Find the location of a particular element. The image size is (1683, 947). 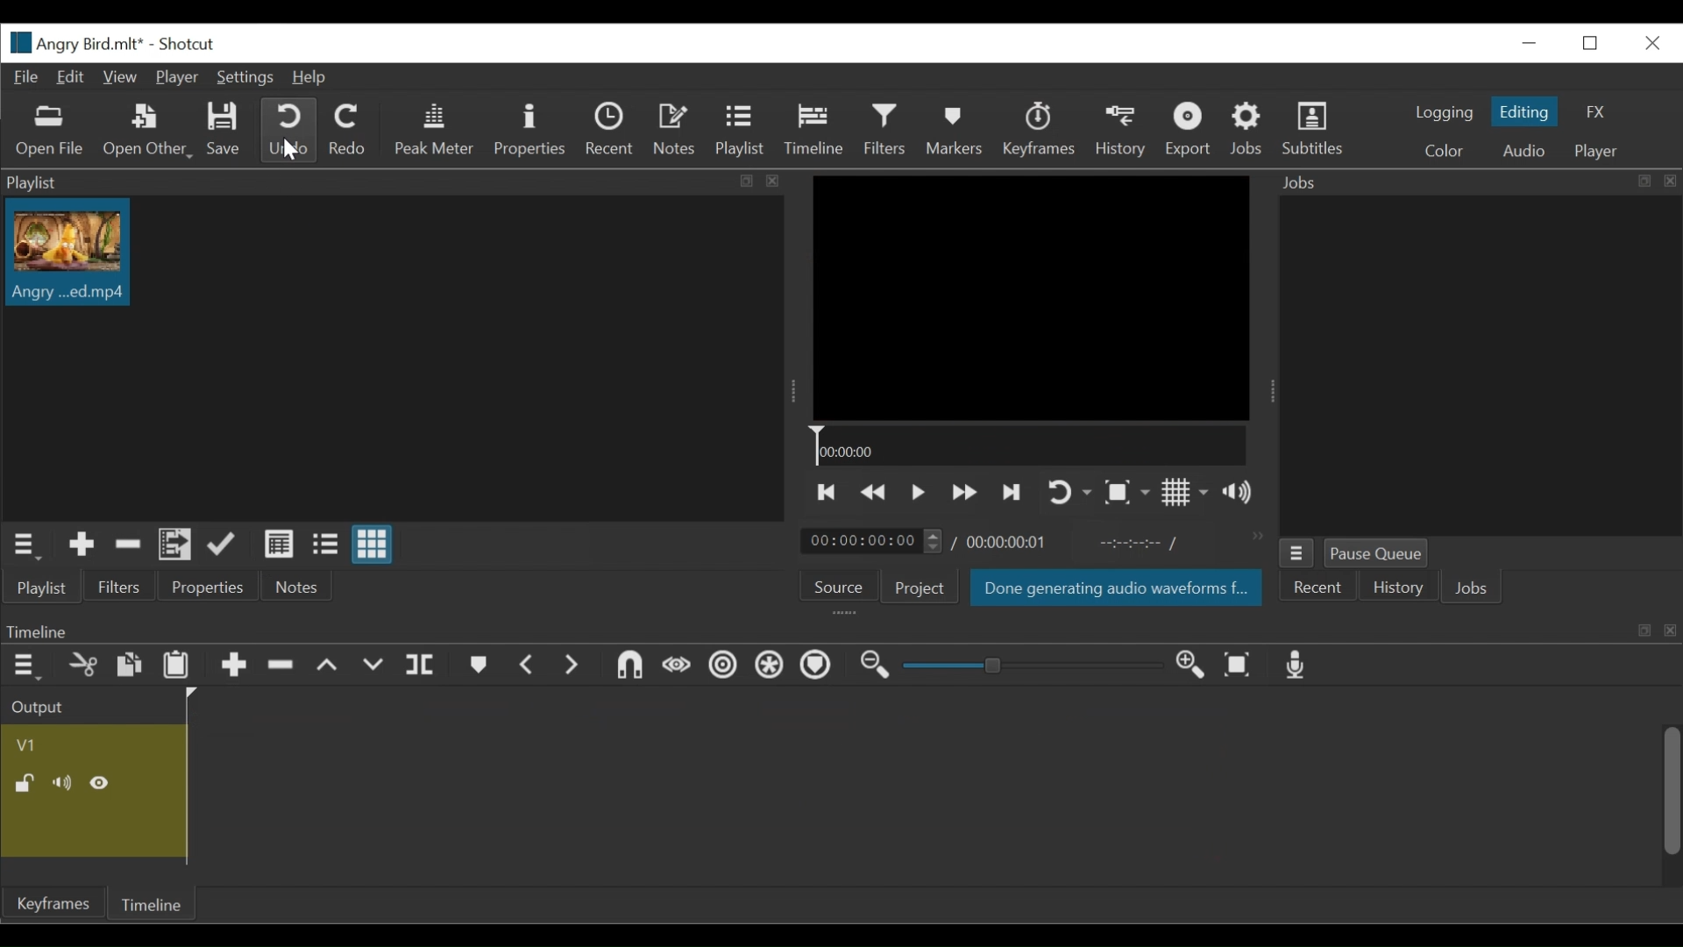

Update is located at coordinates (223, 544).